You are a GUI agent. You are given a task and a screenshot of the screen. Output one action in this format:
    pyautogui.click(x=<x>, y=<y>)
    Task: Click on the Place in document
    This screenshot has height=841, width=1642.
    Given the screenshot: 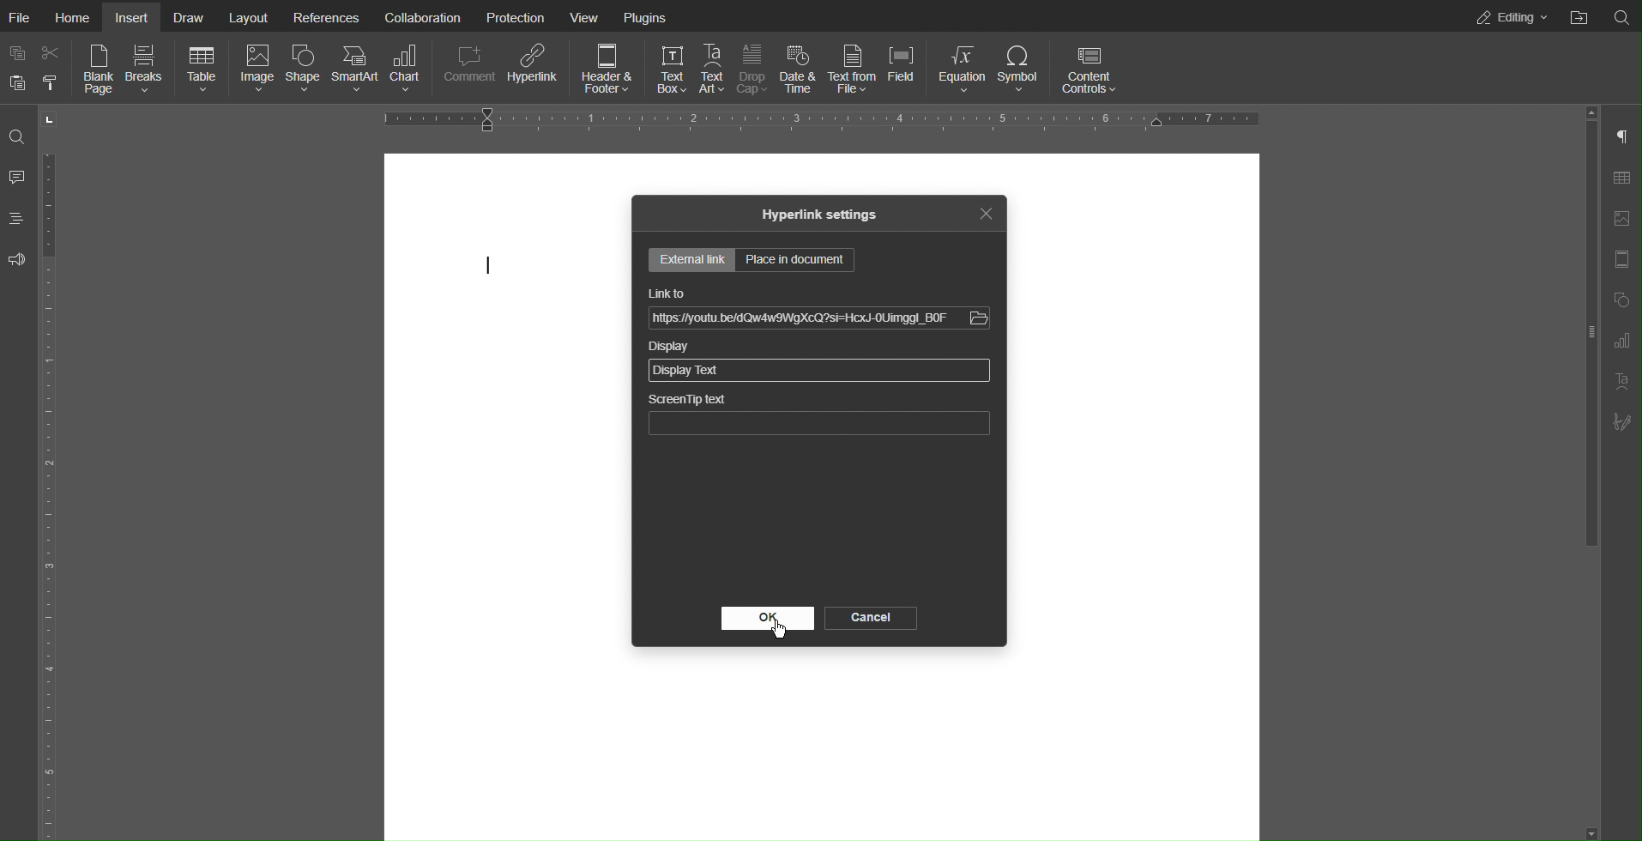 What is the action you would take?
    pyautogui.click(x=798, y=260)
    